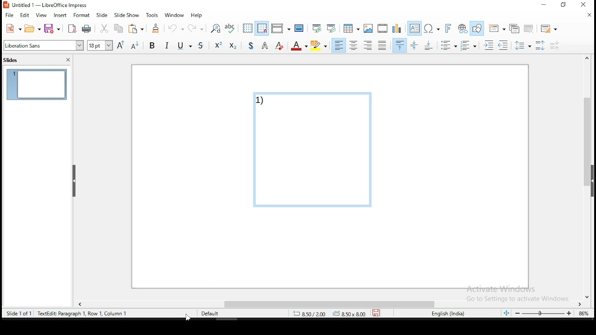 Image resolution: width=596 pixels, height=335 pixels. I want to click on bold, so click(153, 47).